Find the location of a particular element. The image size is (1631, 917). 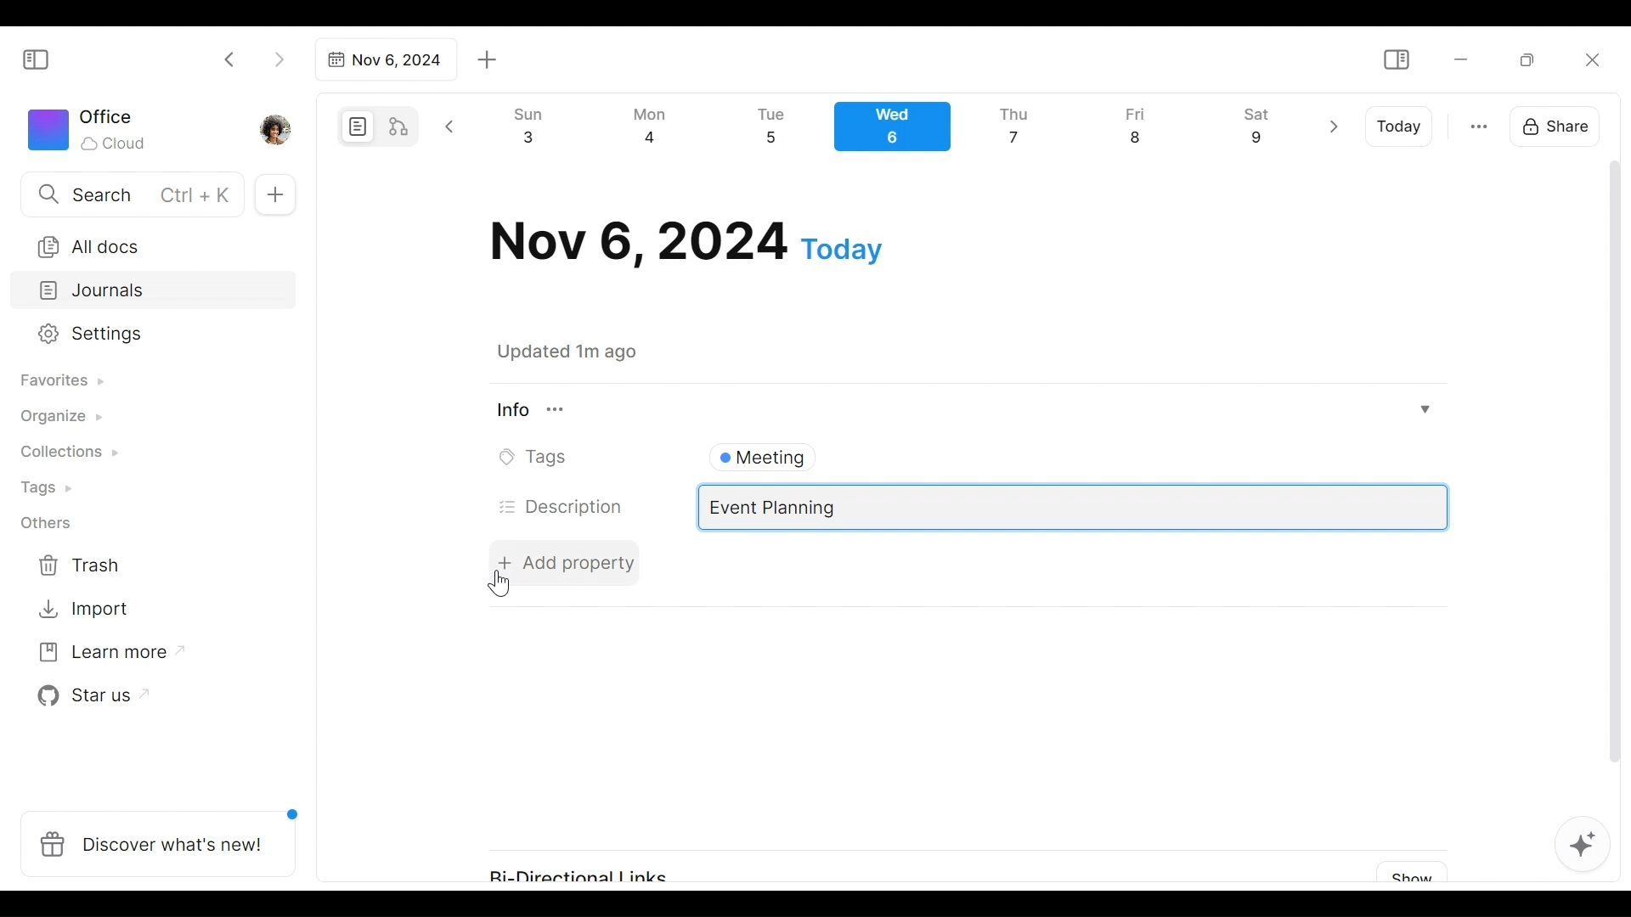

View Information is located at coordinates (961, 409).